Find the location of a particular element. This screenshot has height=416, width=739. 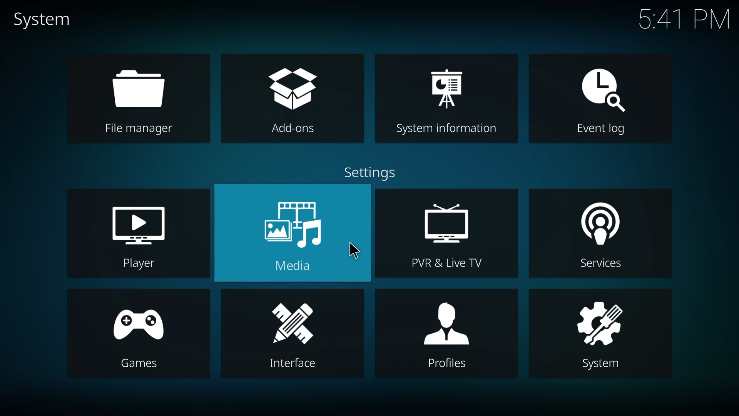

games is located at coordinates (140, 334).